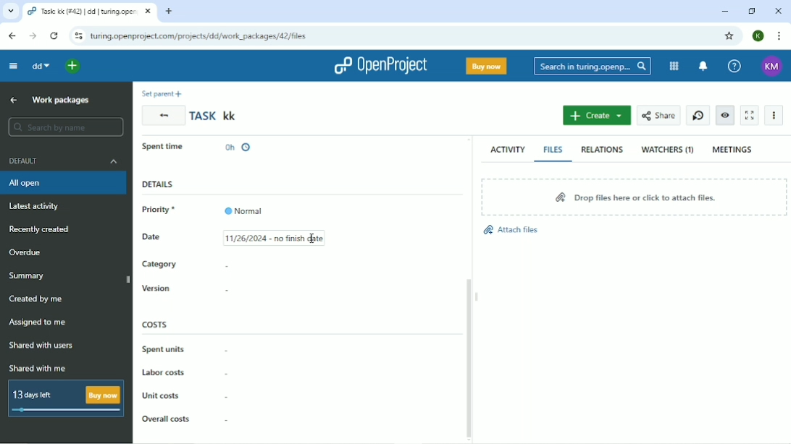  I want to click on Task kk, so click(215, 116).